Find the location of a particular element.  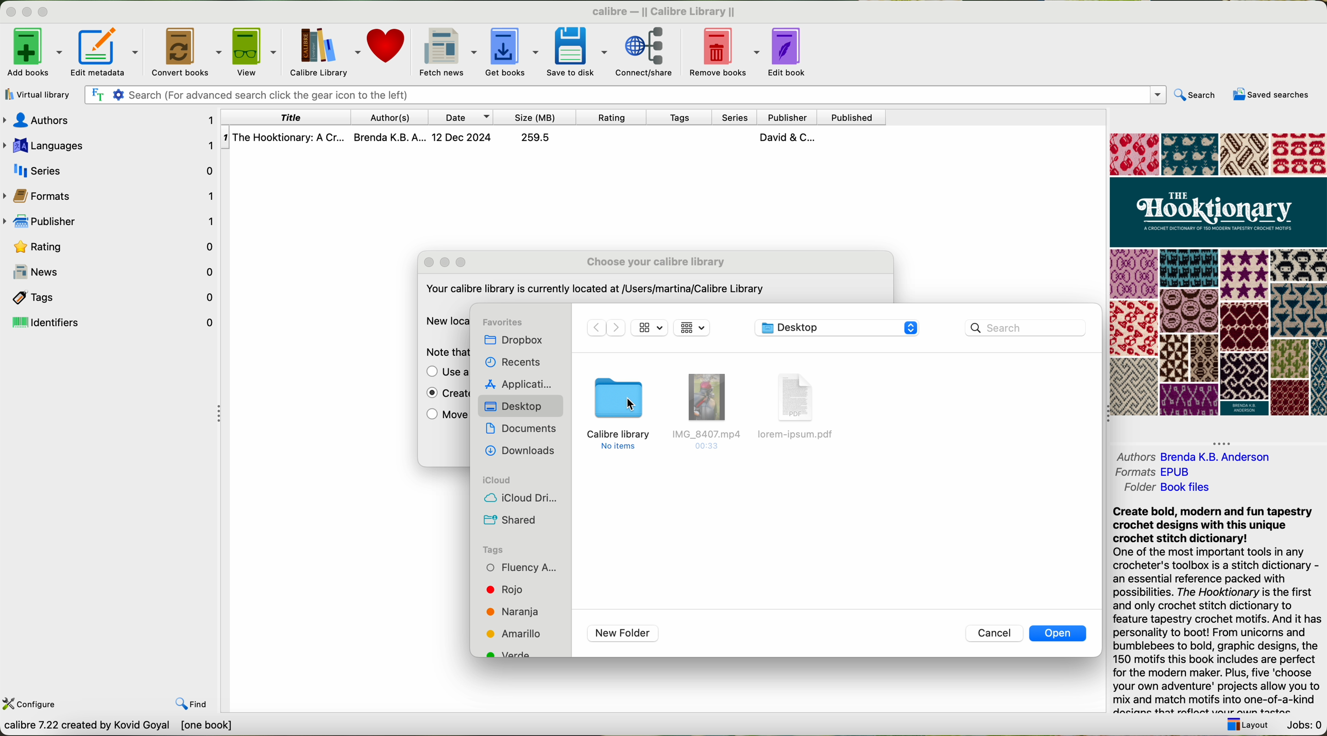

tags is located at coordinates (688, 116).